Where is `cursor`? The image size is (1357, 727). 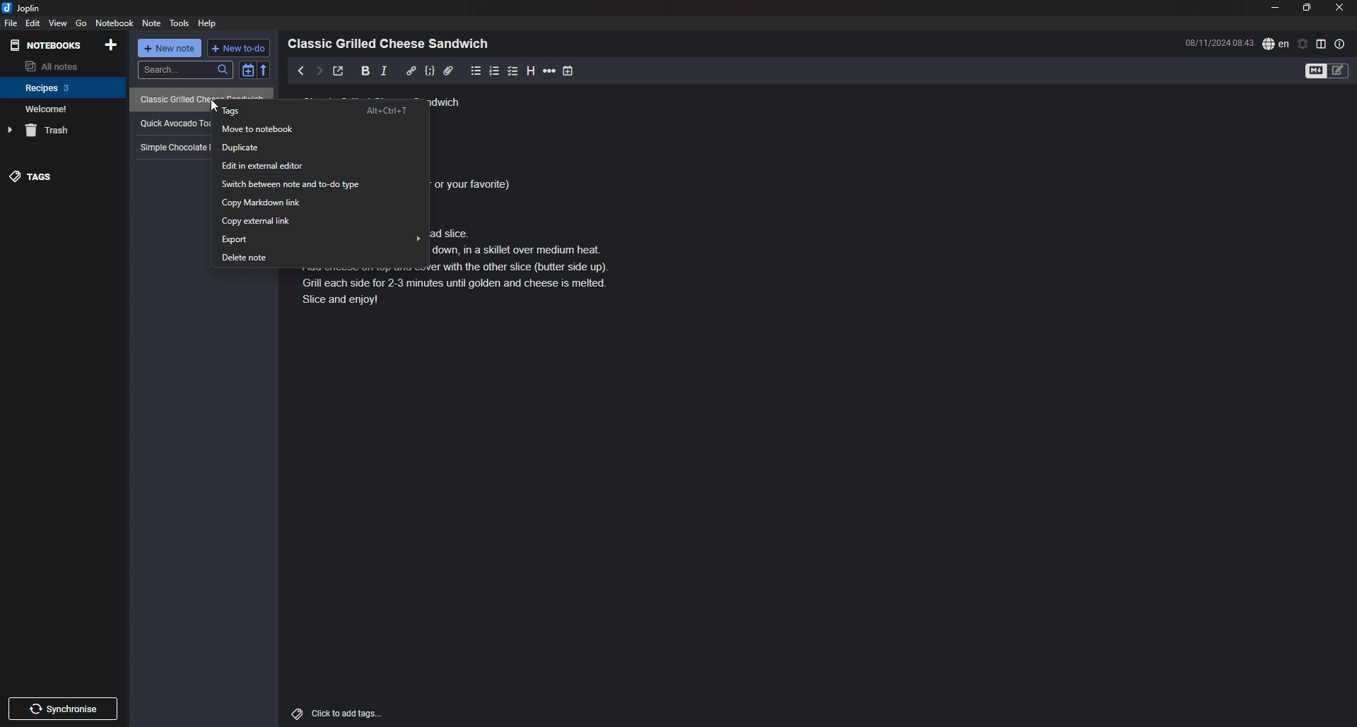 cursor is located at coordinates (215, 106).